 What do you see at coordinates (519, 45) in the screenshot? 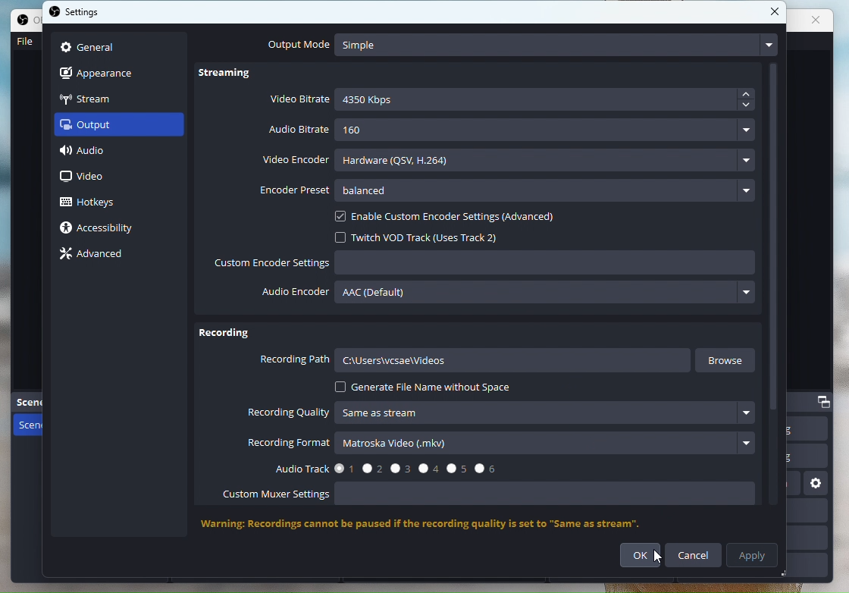
I see `Output Mode` at bounding box center [519, 45].